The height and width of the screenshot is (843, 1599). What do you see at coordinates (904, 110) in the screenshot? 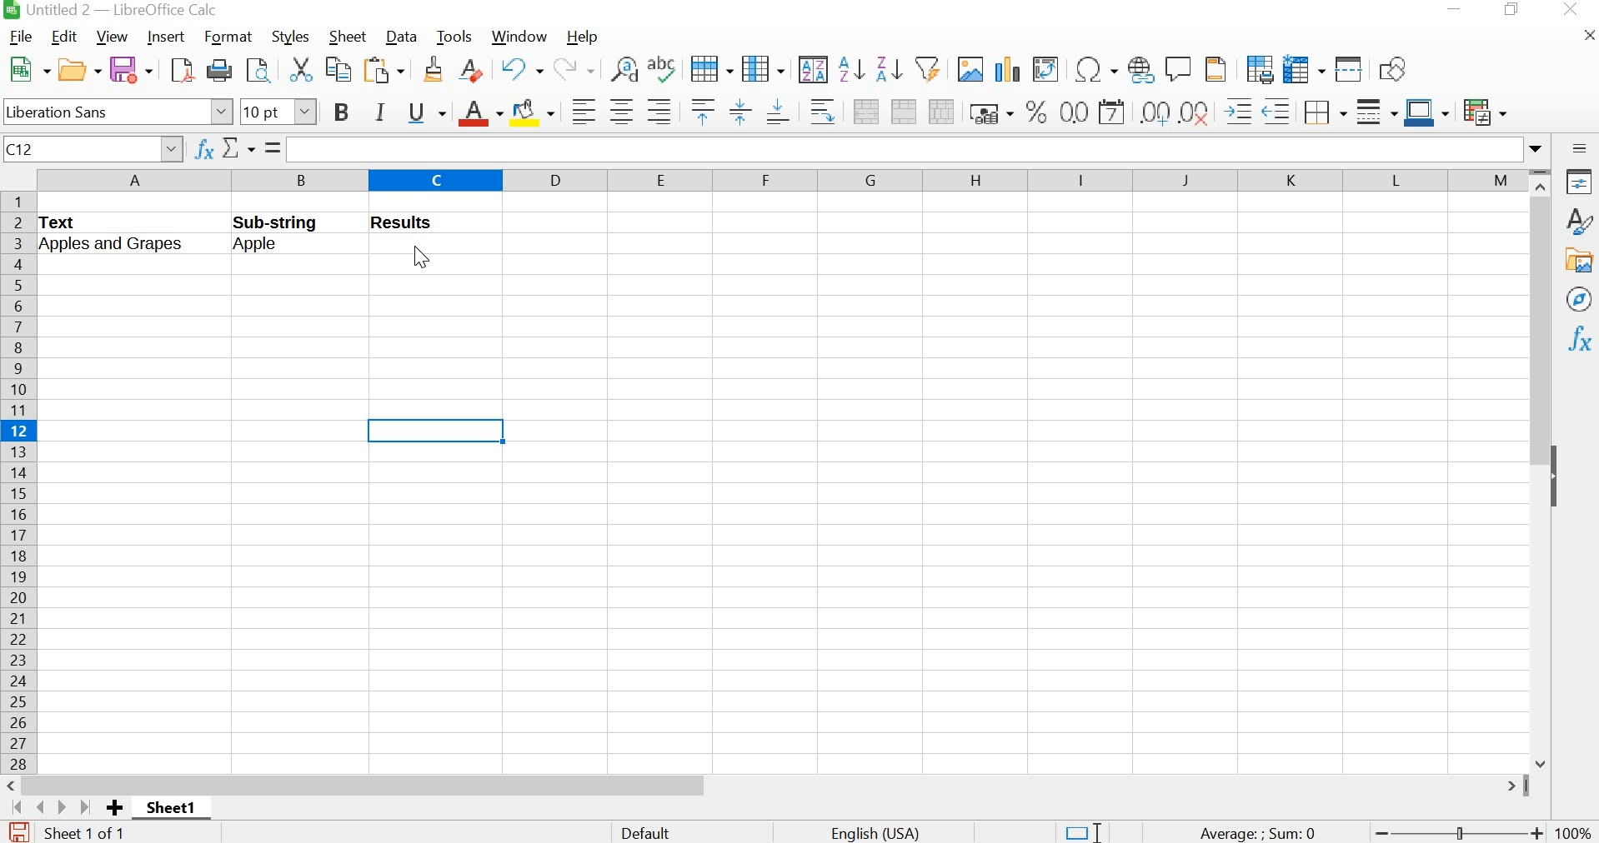
I see `merge cells` at bounding box center [904, 110].